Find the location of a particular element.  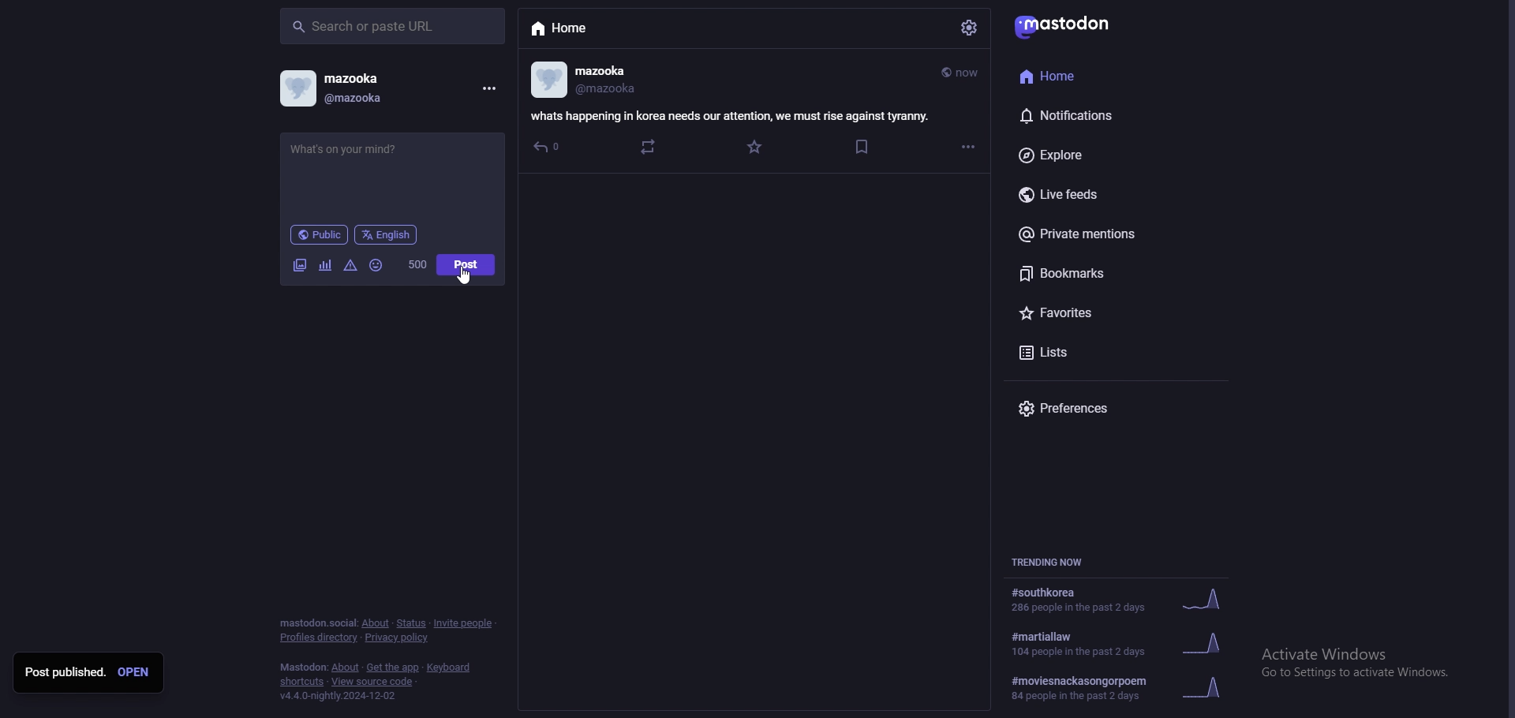

images is located at coordinates (301, 266).